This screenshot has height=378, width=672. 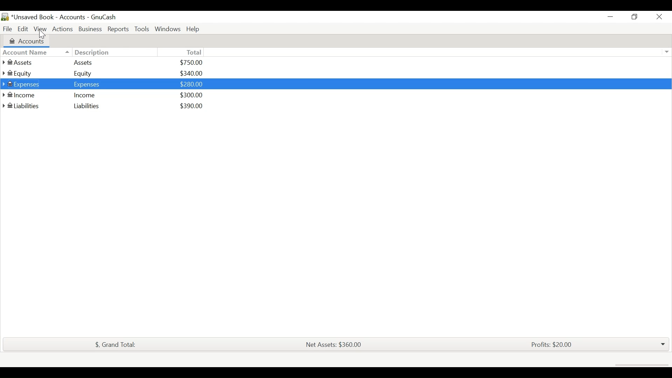 I want to click on Expenses, so click(x=86, y=84).